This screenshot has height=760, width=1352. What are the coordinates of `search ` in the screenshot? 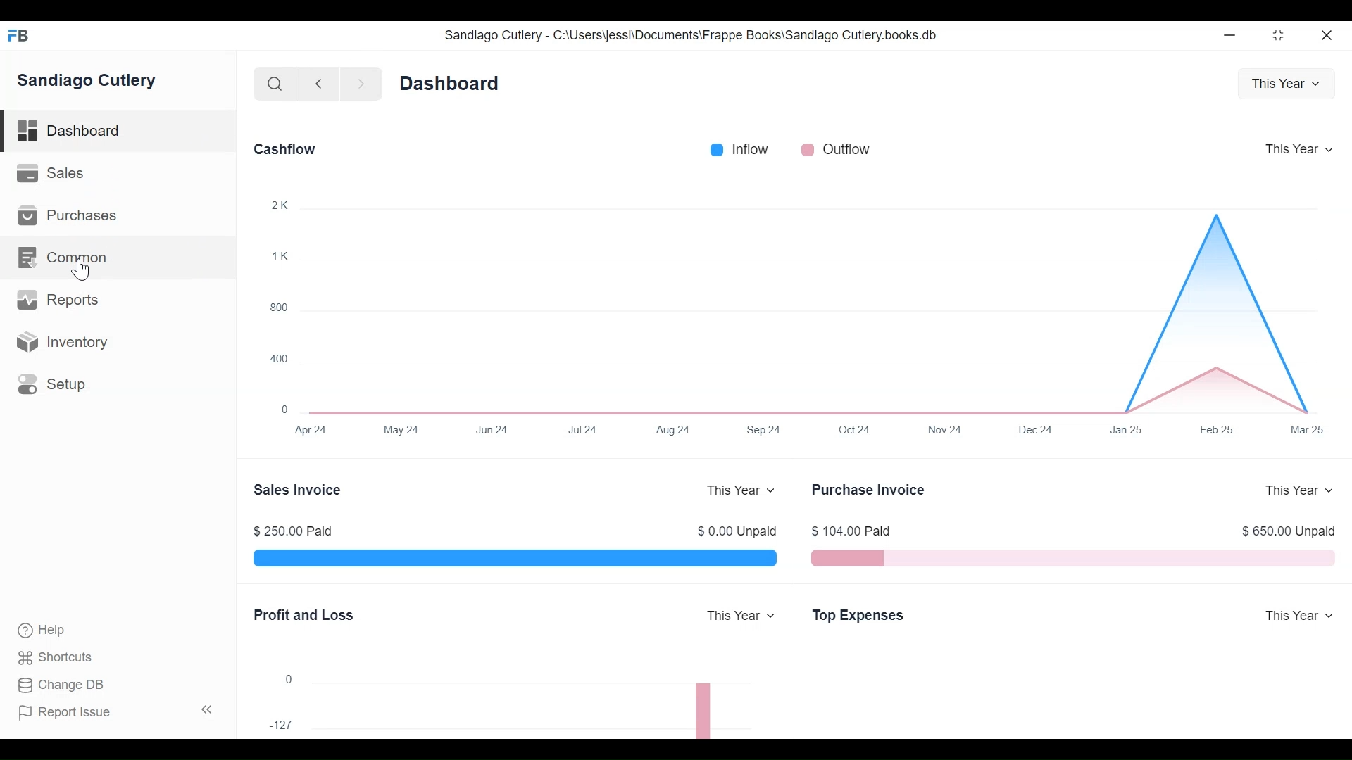 It's located at (273, 82).